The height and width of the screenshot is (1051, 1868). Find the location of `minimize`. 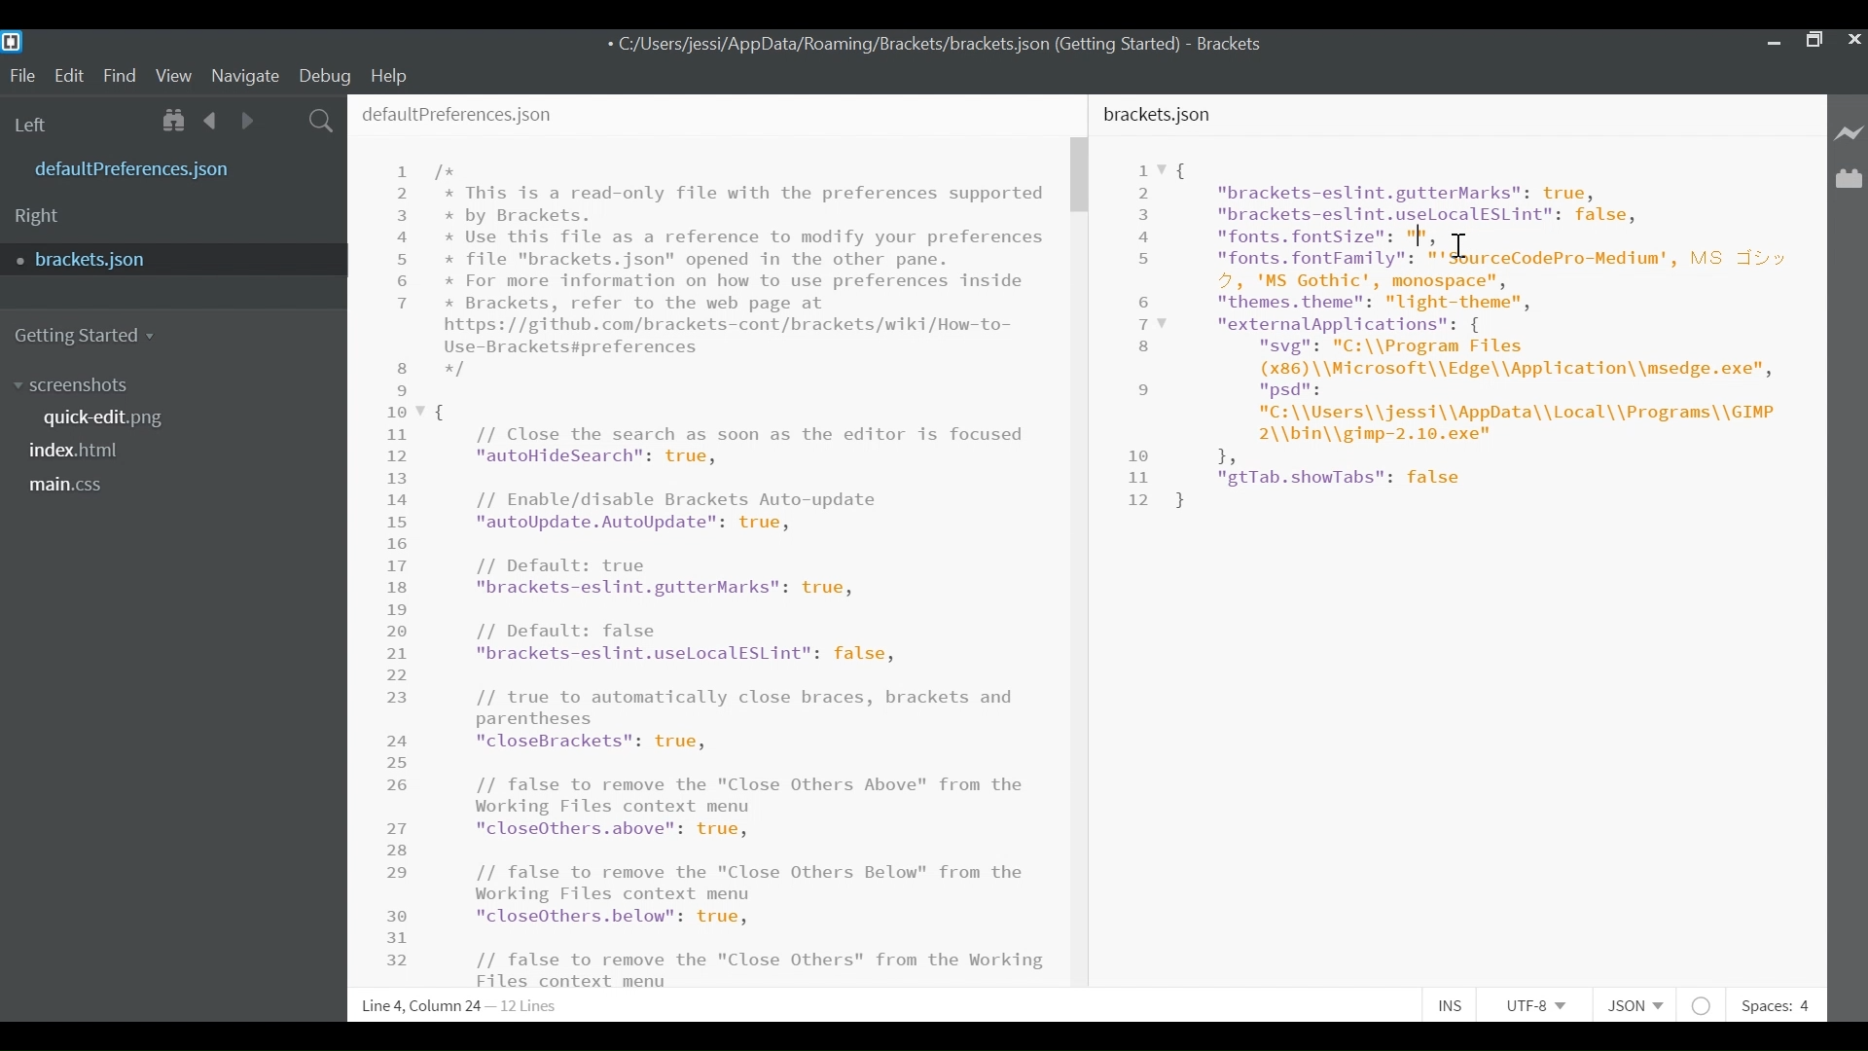

minimize is located at coordinates (1772, 41).